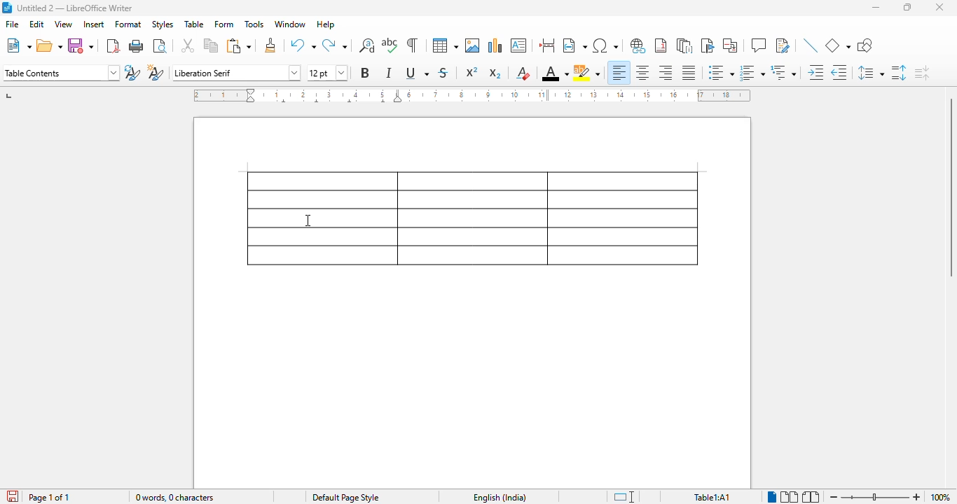 Image resolution: width=957 pixels, height=504 pixels. I want to click on update new selection, so click(132, 72).